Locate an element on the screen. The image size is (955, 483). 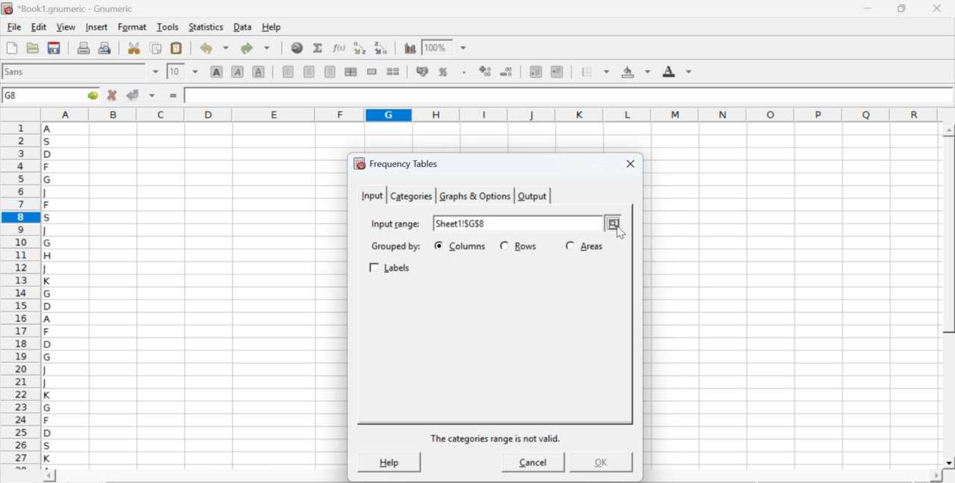
background is located at coordinates (637, 72).